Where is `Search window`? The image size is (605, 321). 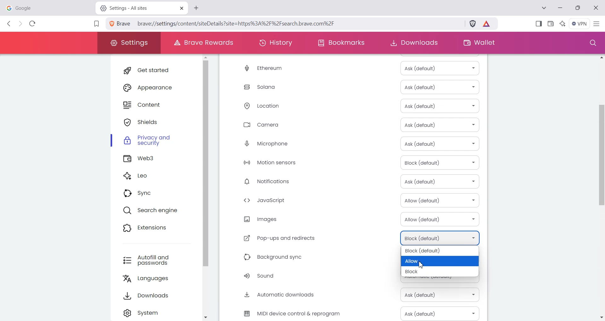 Search window is located at coordinates (591, 43).